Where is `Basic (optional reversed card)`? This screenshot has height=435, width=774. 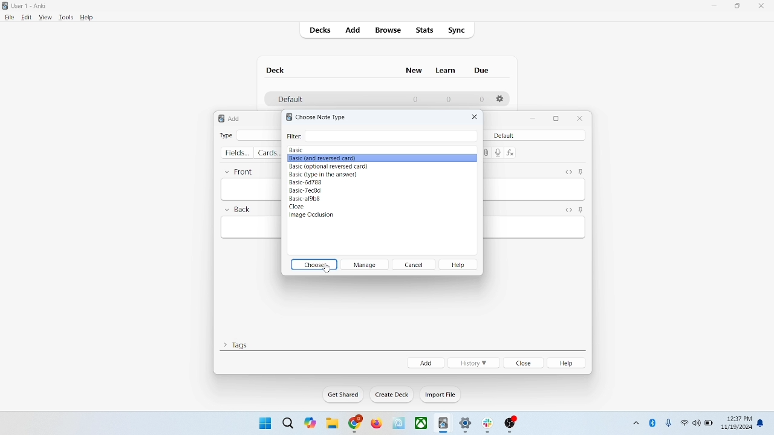 Basic (optional reversed card) is located at coordinates (330, 166).